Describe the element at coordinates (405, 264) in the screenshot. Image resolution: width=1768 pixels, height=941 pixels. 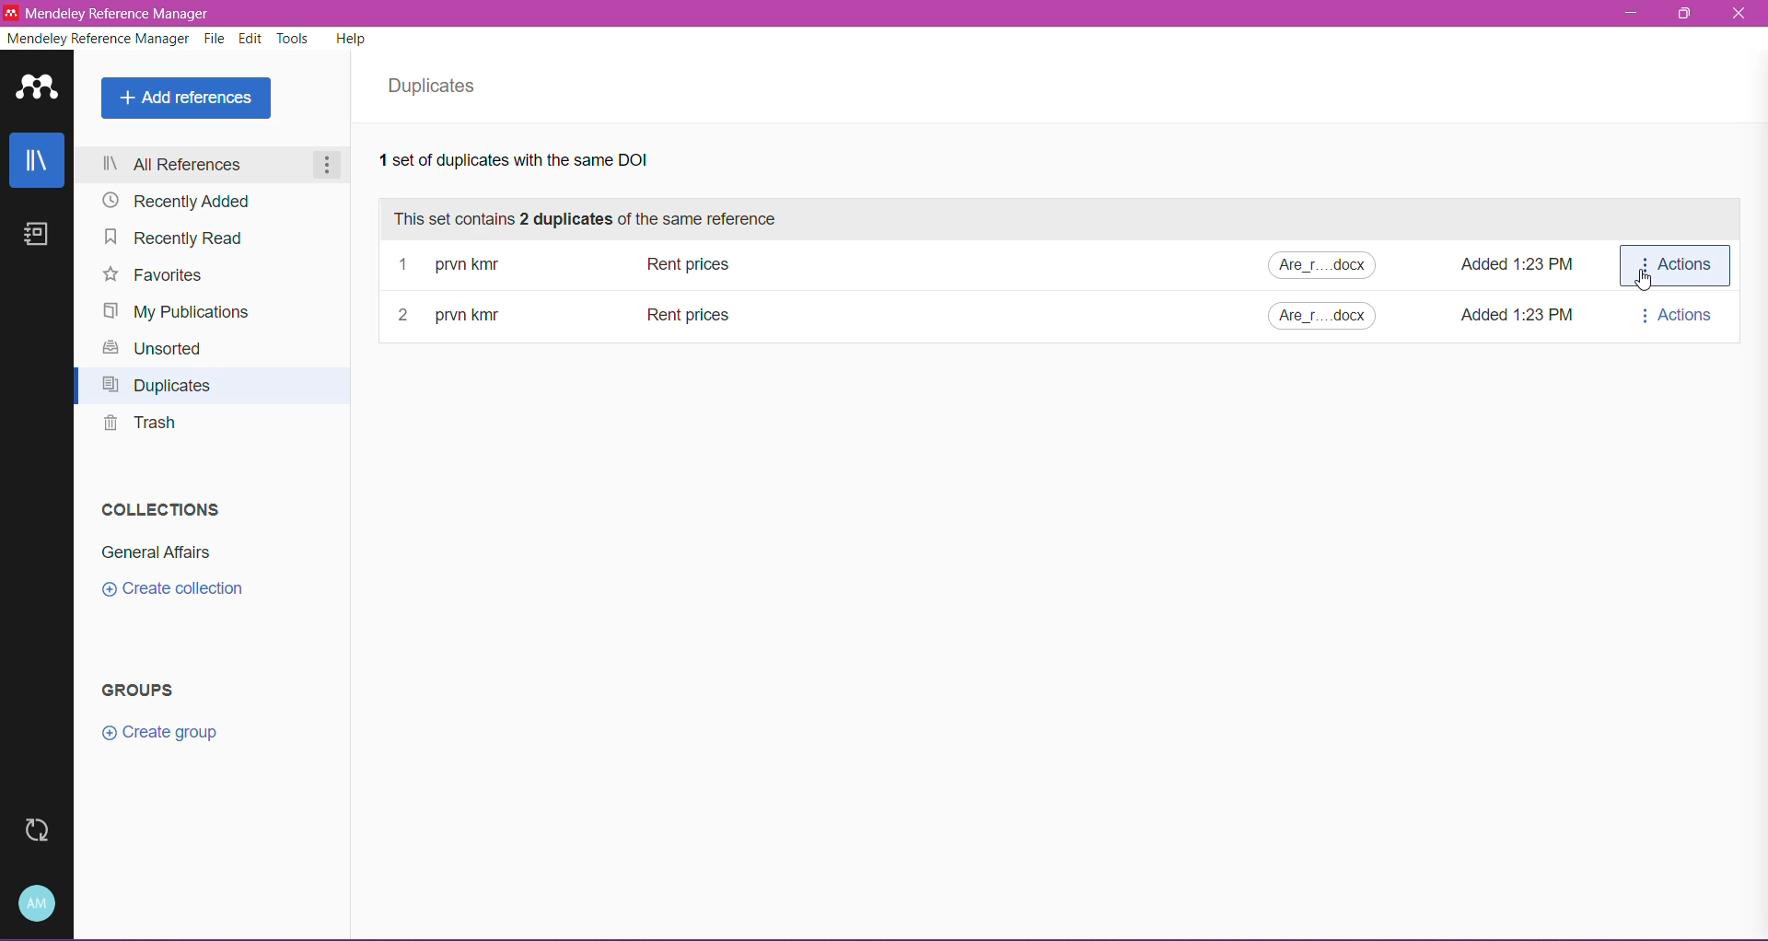
I see `Item number` at that location.